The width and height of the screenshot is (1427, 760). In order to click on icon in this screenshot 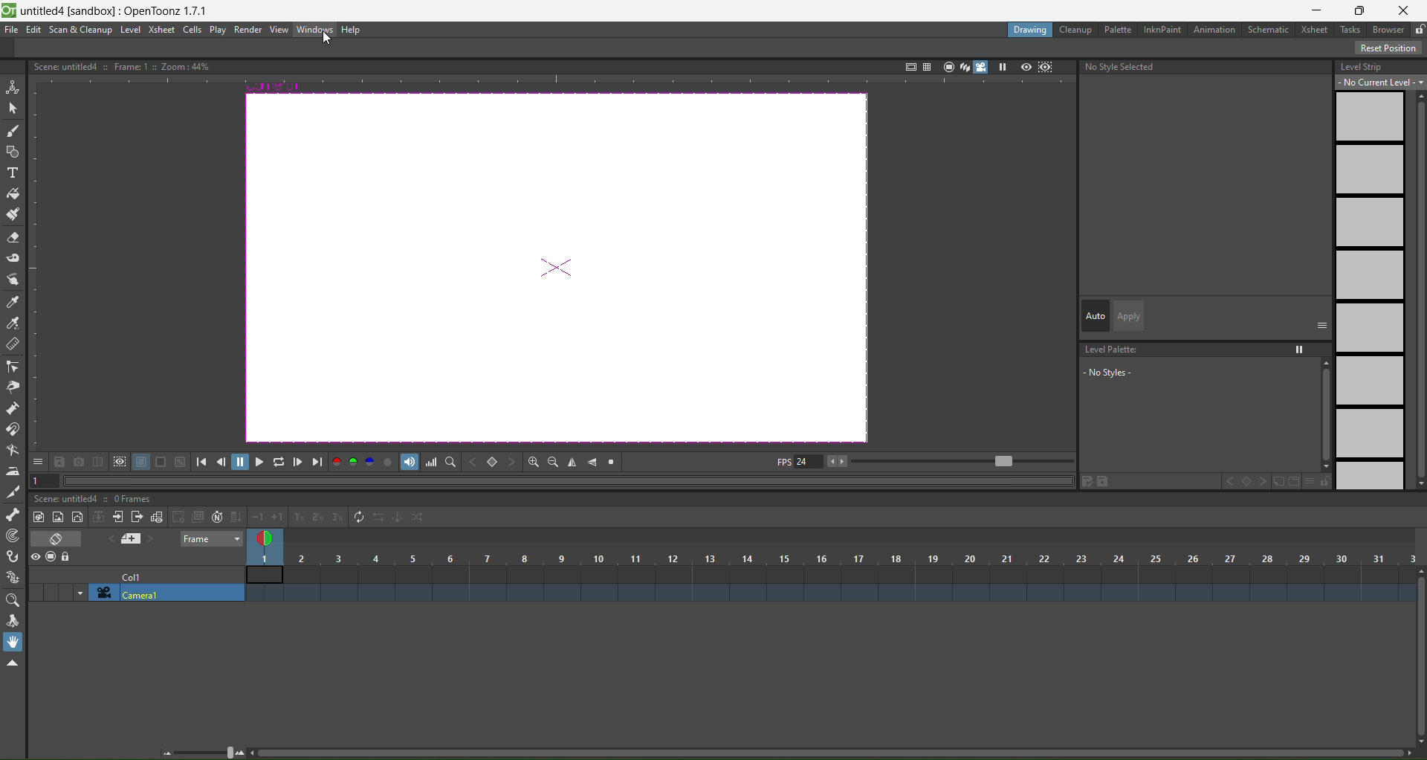, I will do `click(52, 558)`.